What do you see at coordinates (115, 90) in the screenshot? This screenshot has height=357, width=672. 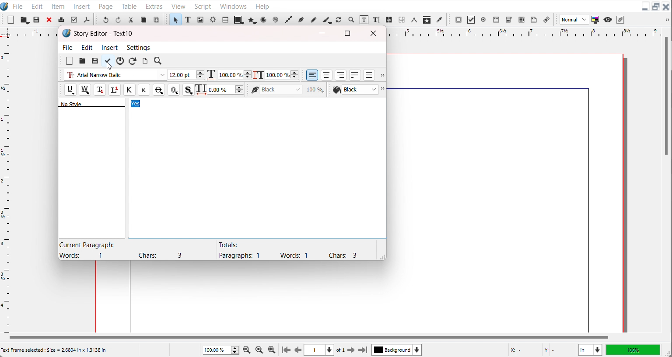 I see `Superscript` at bounding box center [115, 90].